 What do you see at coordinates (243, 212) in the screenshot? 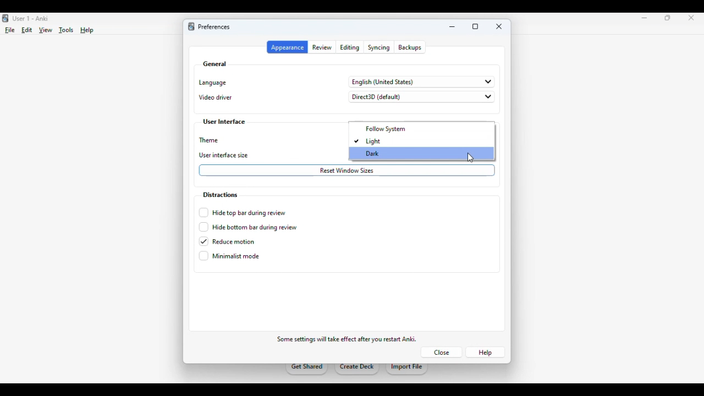
I see `hide top bar during review` at bounding box center [243, 212].